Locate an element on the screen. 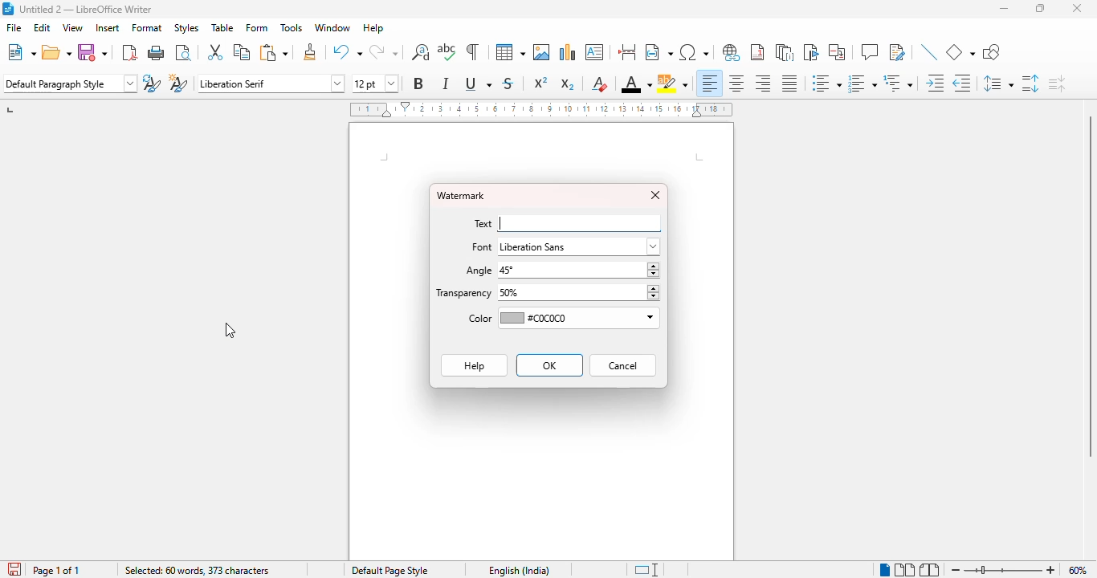 This screenshot has height=578, width=1097. font size is located at coordinates (374, 83).